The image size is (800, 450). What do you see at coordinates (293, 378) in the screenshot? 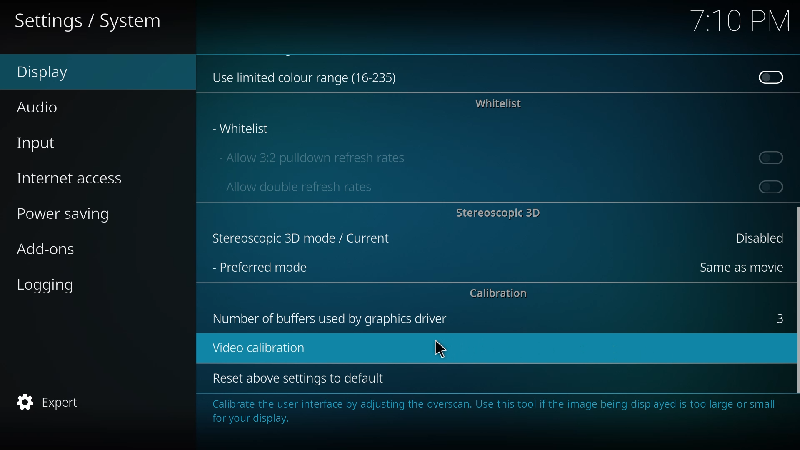
I see `reset` at bounding box center [293, 378].